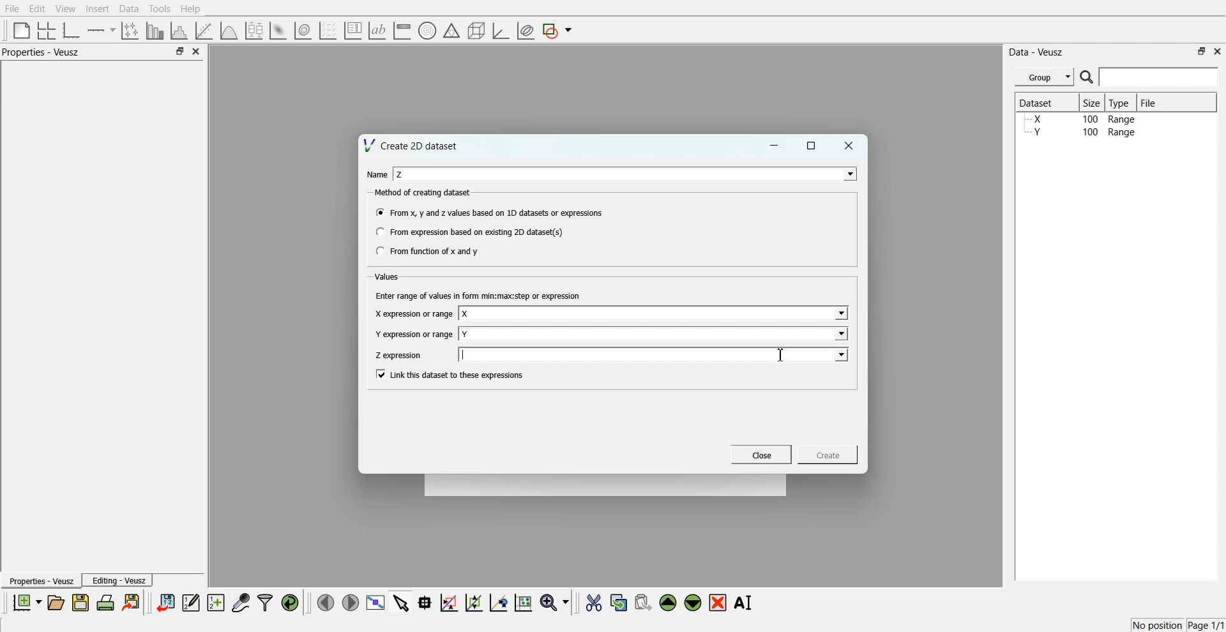  I want to click on Move down the selected widget, so click(693, 603).